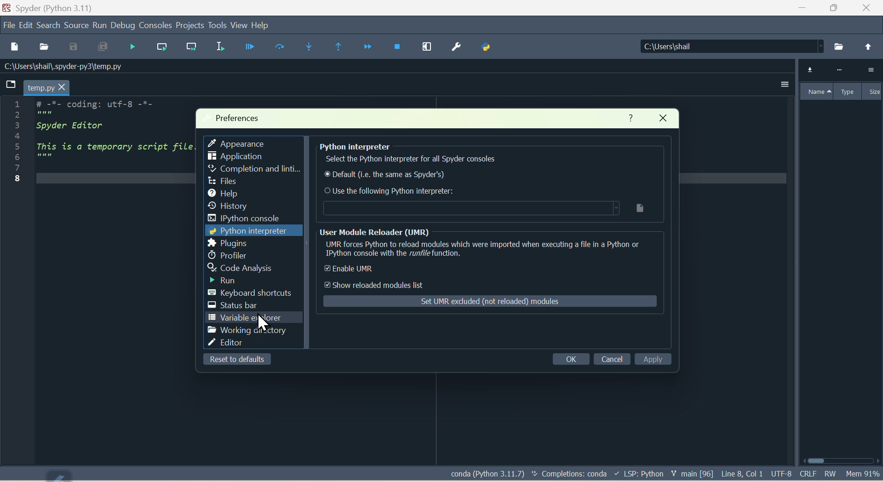 The width and height of the screenshot is (883, 482). What do you see at coordinates (265, 28) in the screenshot?
I see `help` at bounding box center [265, 28].